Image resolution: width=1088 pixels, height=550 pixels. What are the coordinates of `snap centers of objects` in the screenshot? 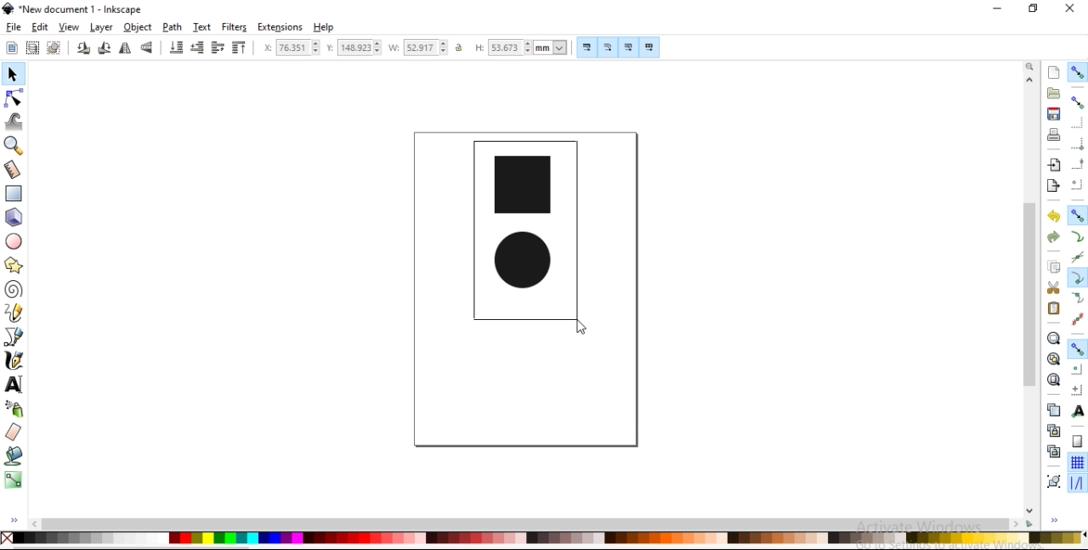 It's located at (1077, 370).